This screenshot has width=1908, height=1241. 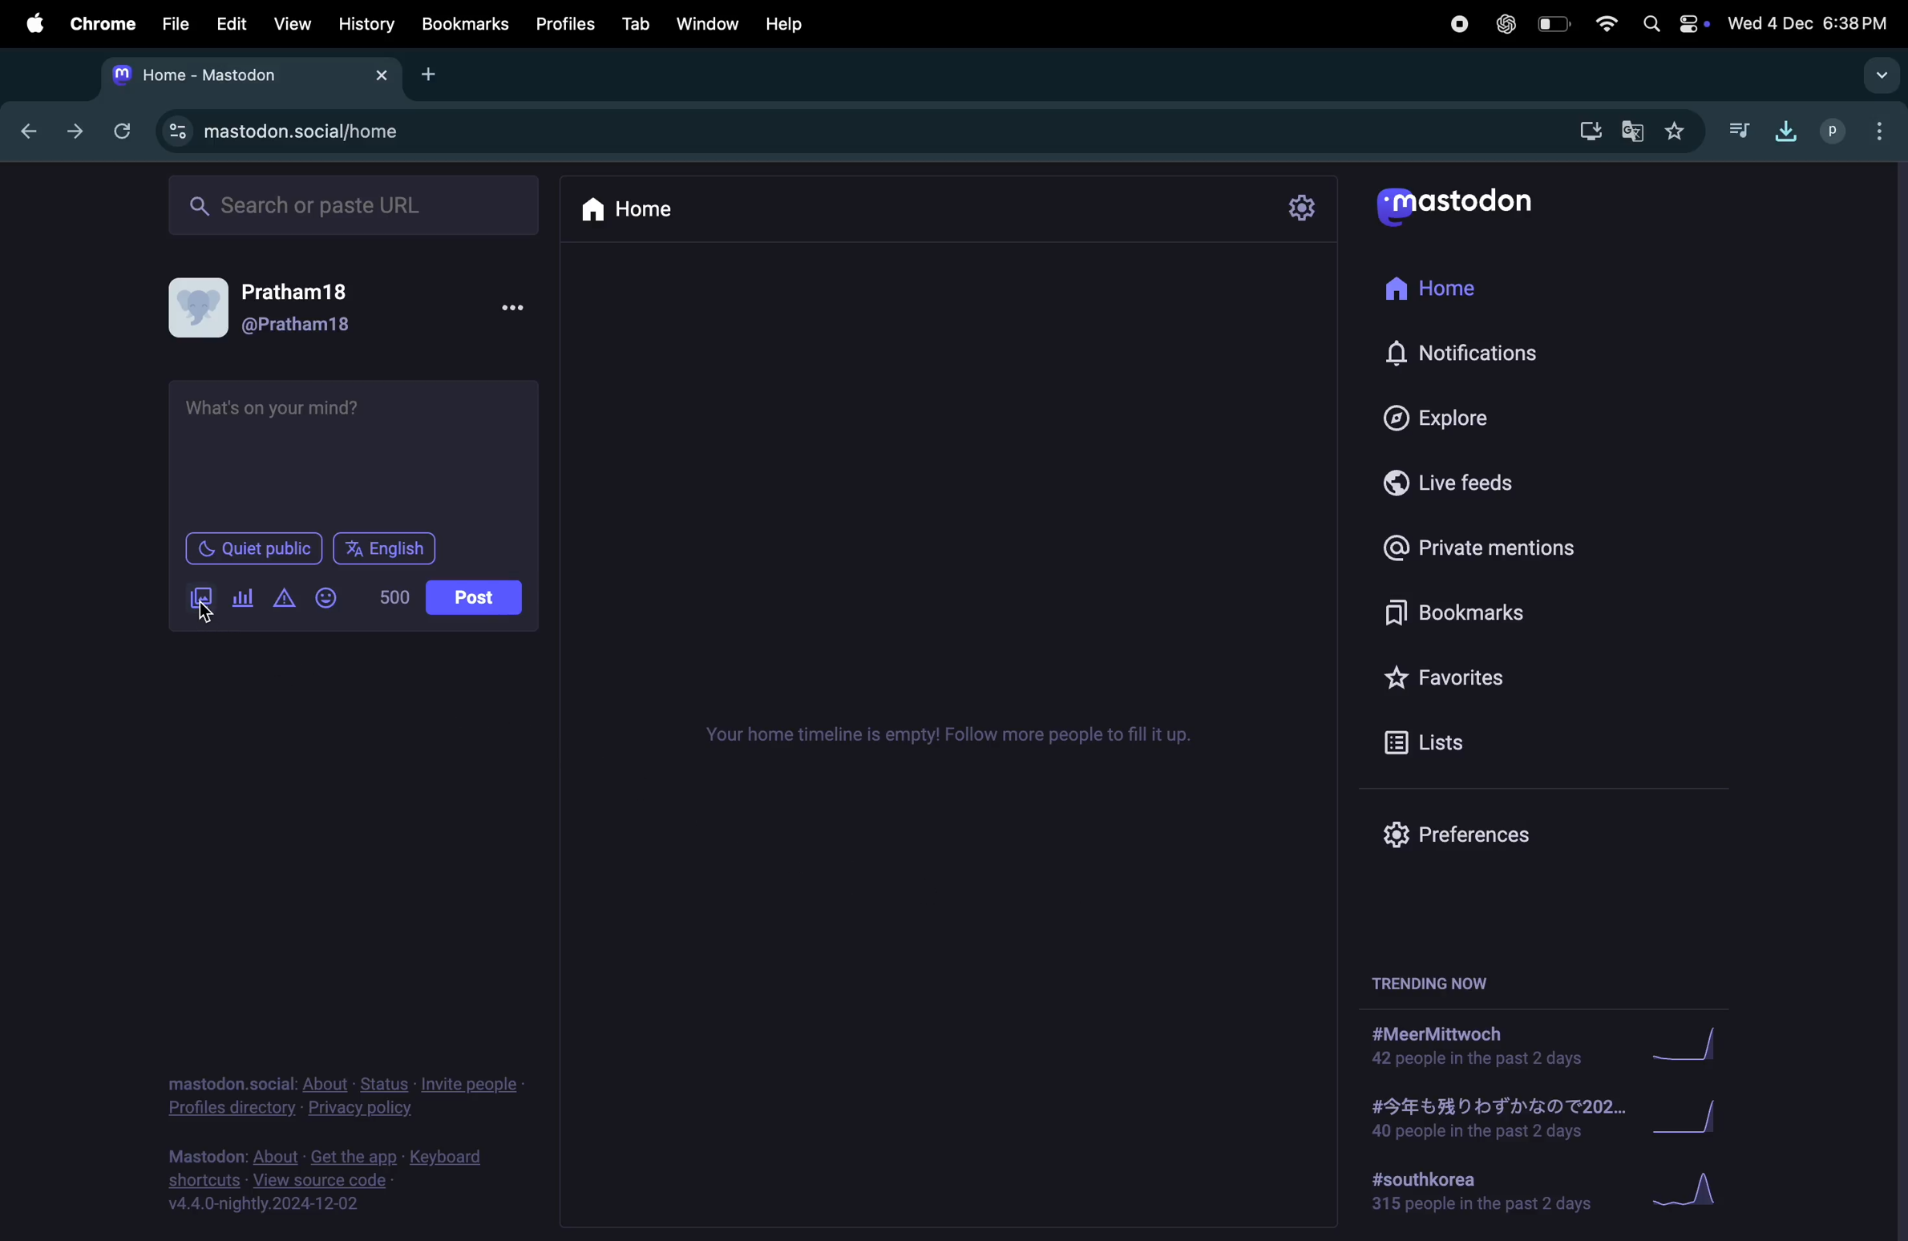 I want to click on help, so click(x=786, y=20).